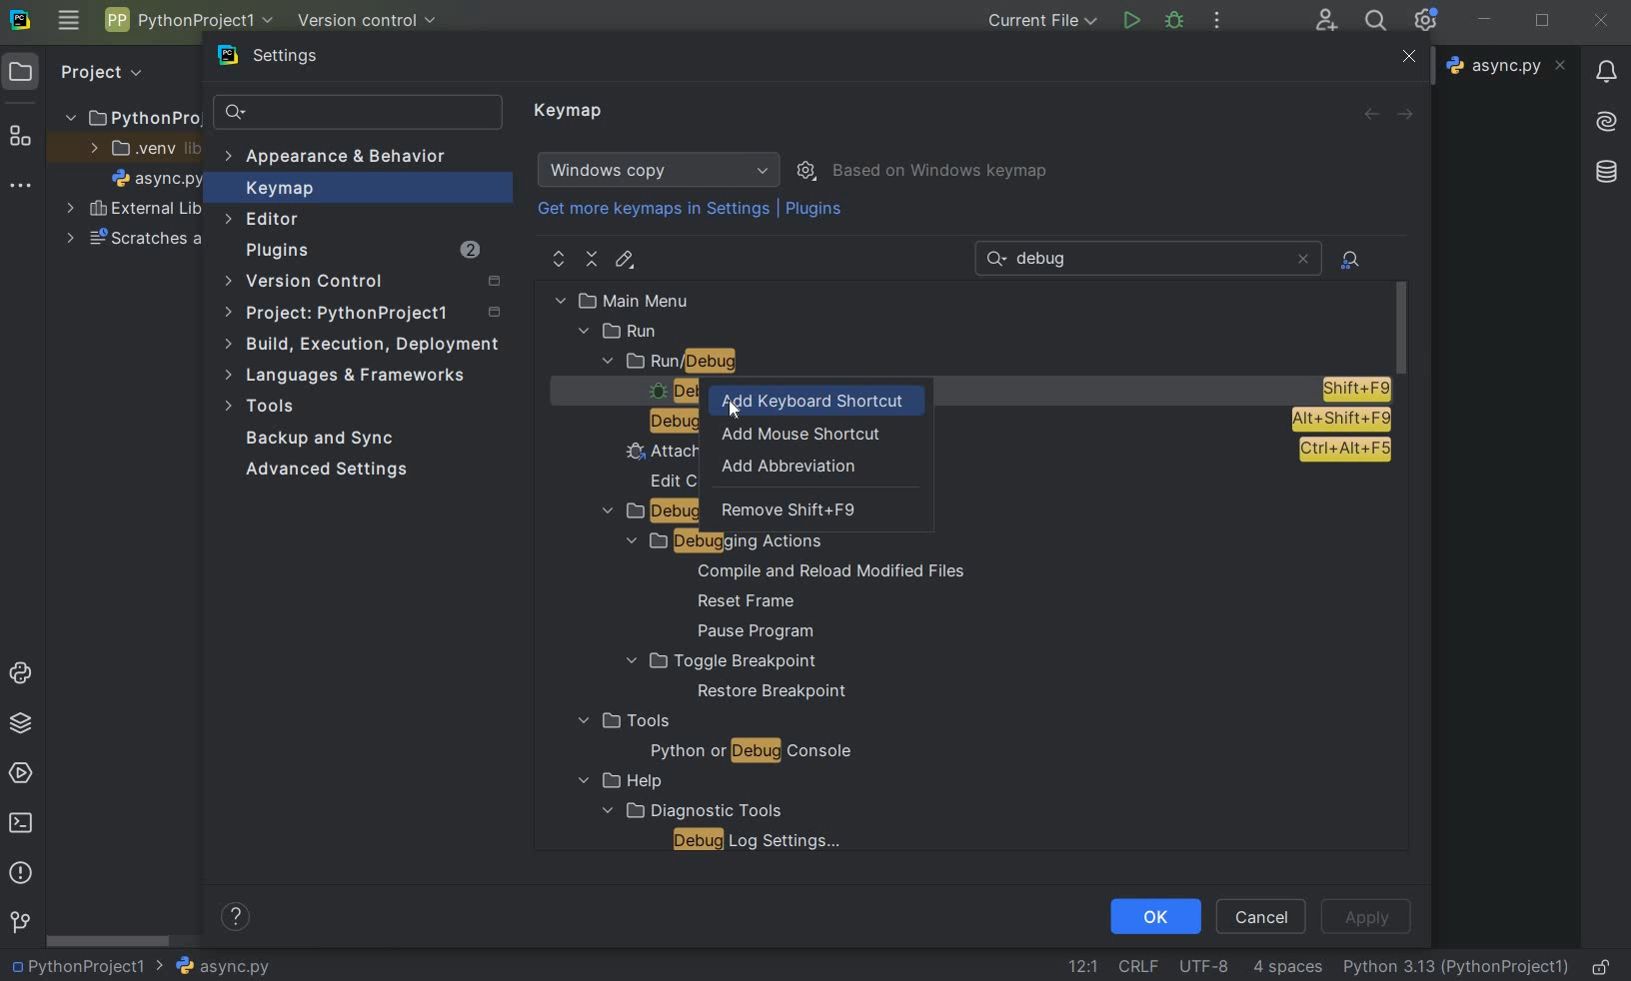 The width and height of the screenshot is (1631, 981). What do you see at coordinates (21, 138) in the screenshot?
I see `structure` at bounding box center [21, 138].